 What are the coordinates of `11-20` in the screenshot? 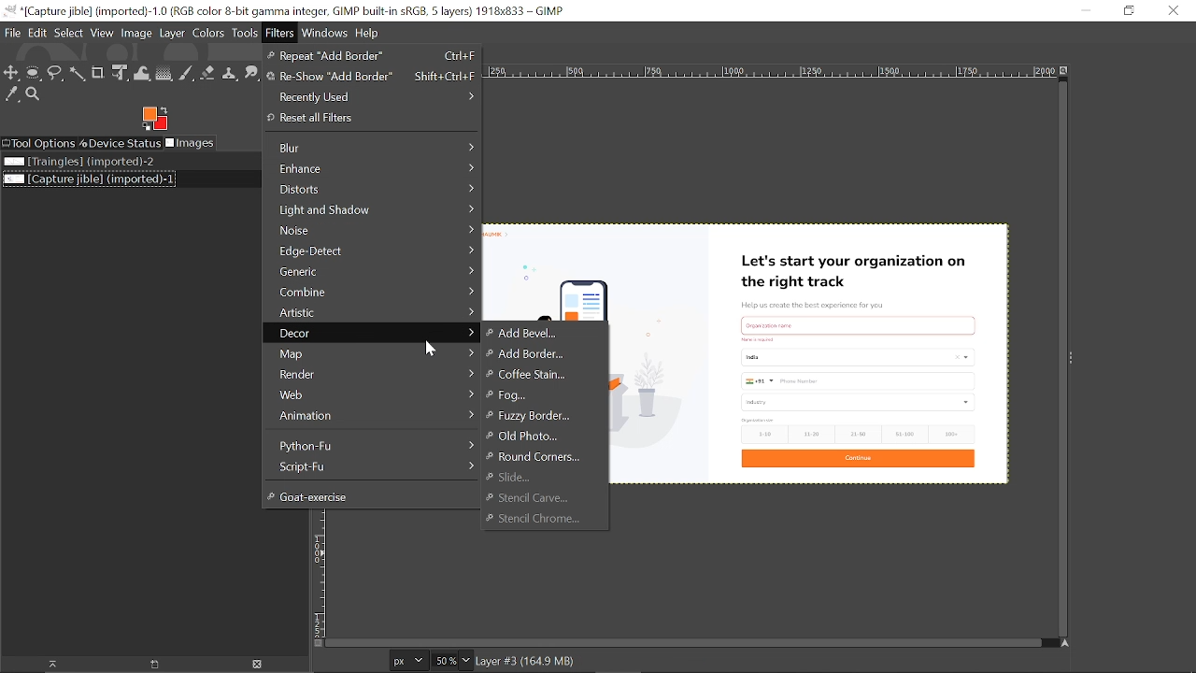 It's located at (814, 434).